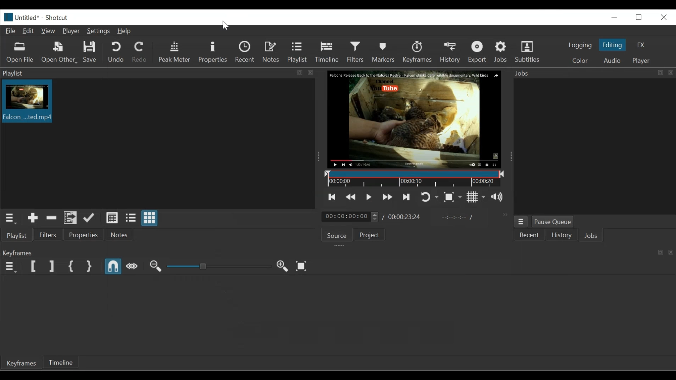 The image size is (676, 380). I want to click on Open file, so click(20, 52).